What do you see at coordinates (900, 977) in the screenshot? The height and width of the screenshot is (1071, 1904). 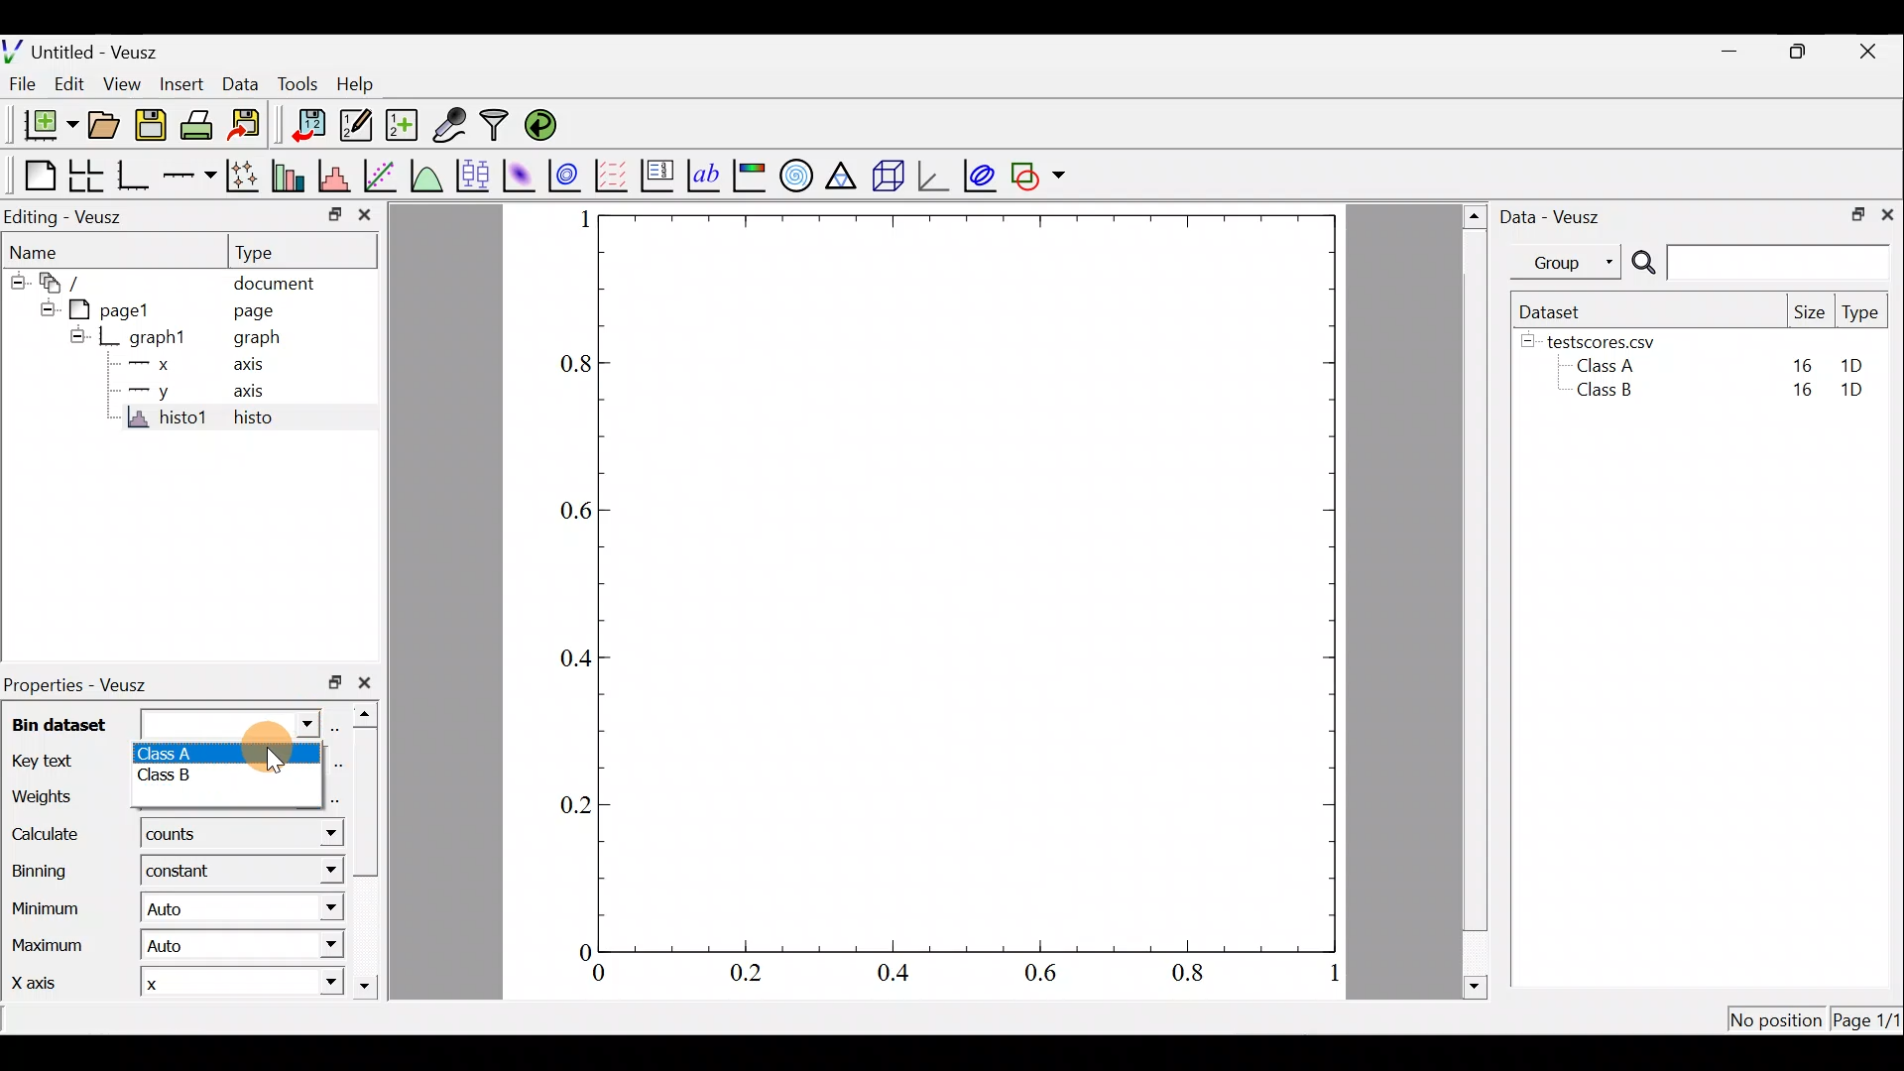 I see `0.4` at bounding box center [900, 977].